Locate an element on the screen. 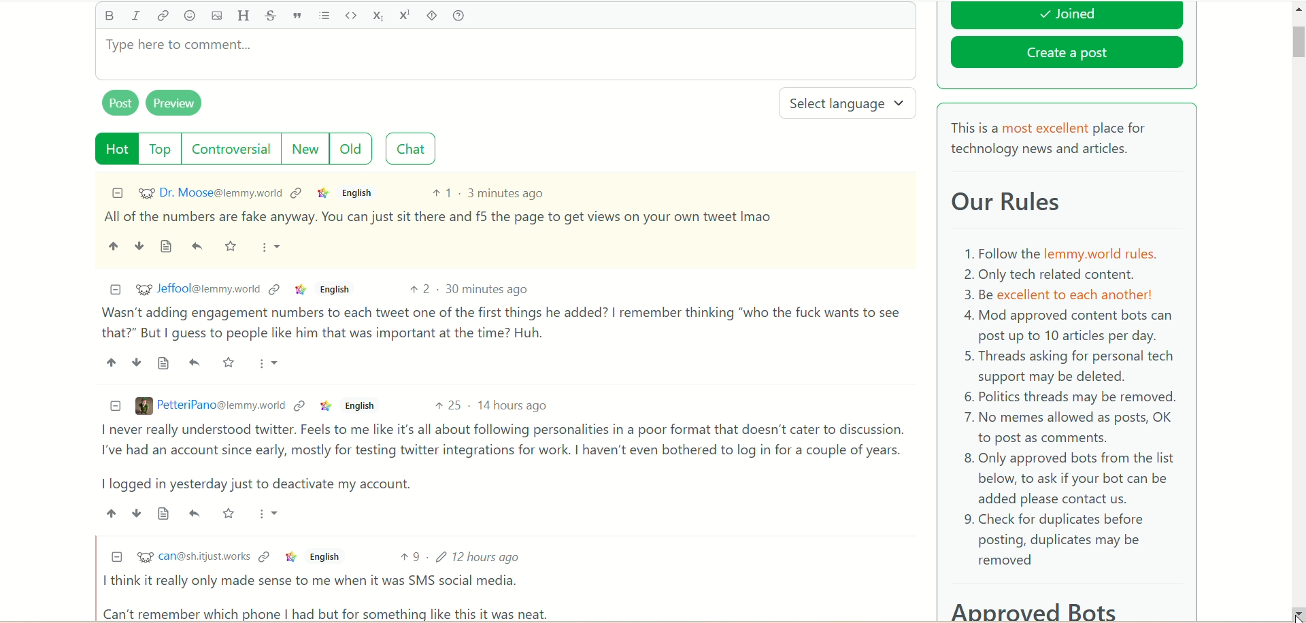 The image size is (1306, 623). quote is located at coordinates (297, 16).